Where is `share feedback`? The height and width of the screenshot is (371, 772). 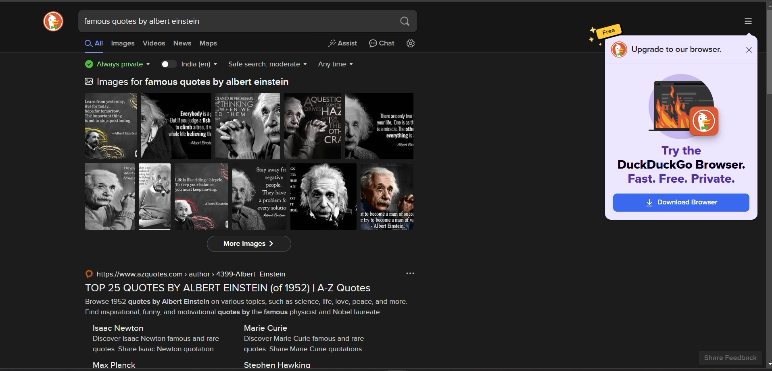
share feedback is located at coordinates (729, 358).